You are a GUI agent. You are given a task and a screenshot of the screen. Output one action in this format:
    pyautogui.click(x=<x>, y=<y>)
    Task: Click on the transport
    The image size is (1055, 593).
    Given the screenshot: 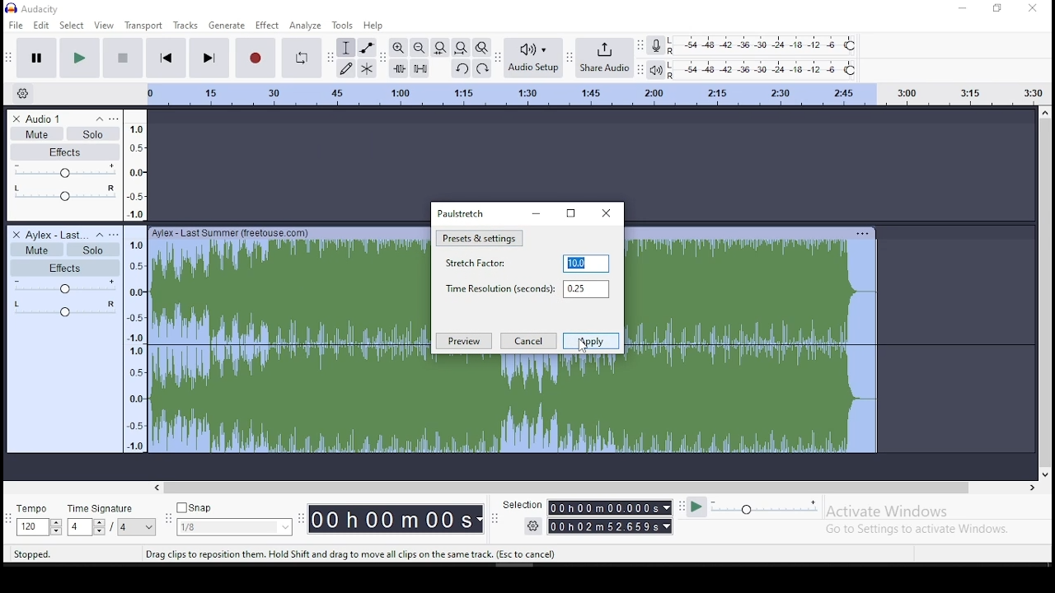 What is the action you would take?
    pyautogui.click(x=143, y=26)
    